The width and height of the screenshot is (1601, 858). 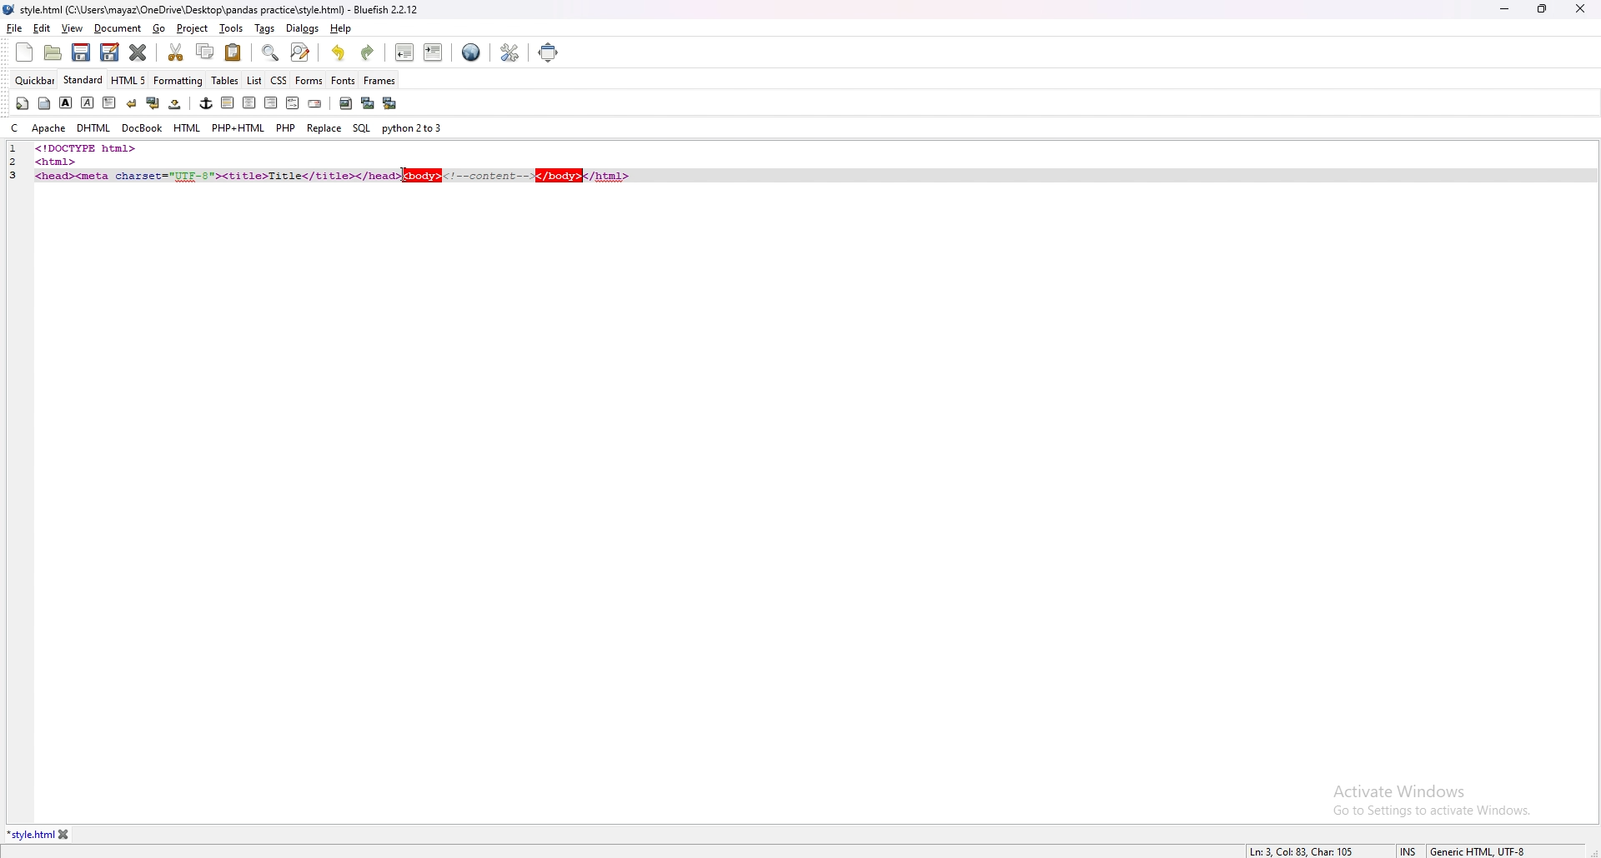 I want to click on resize, so click(x=1542, y=8).